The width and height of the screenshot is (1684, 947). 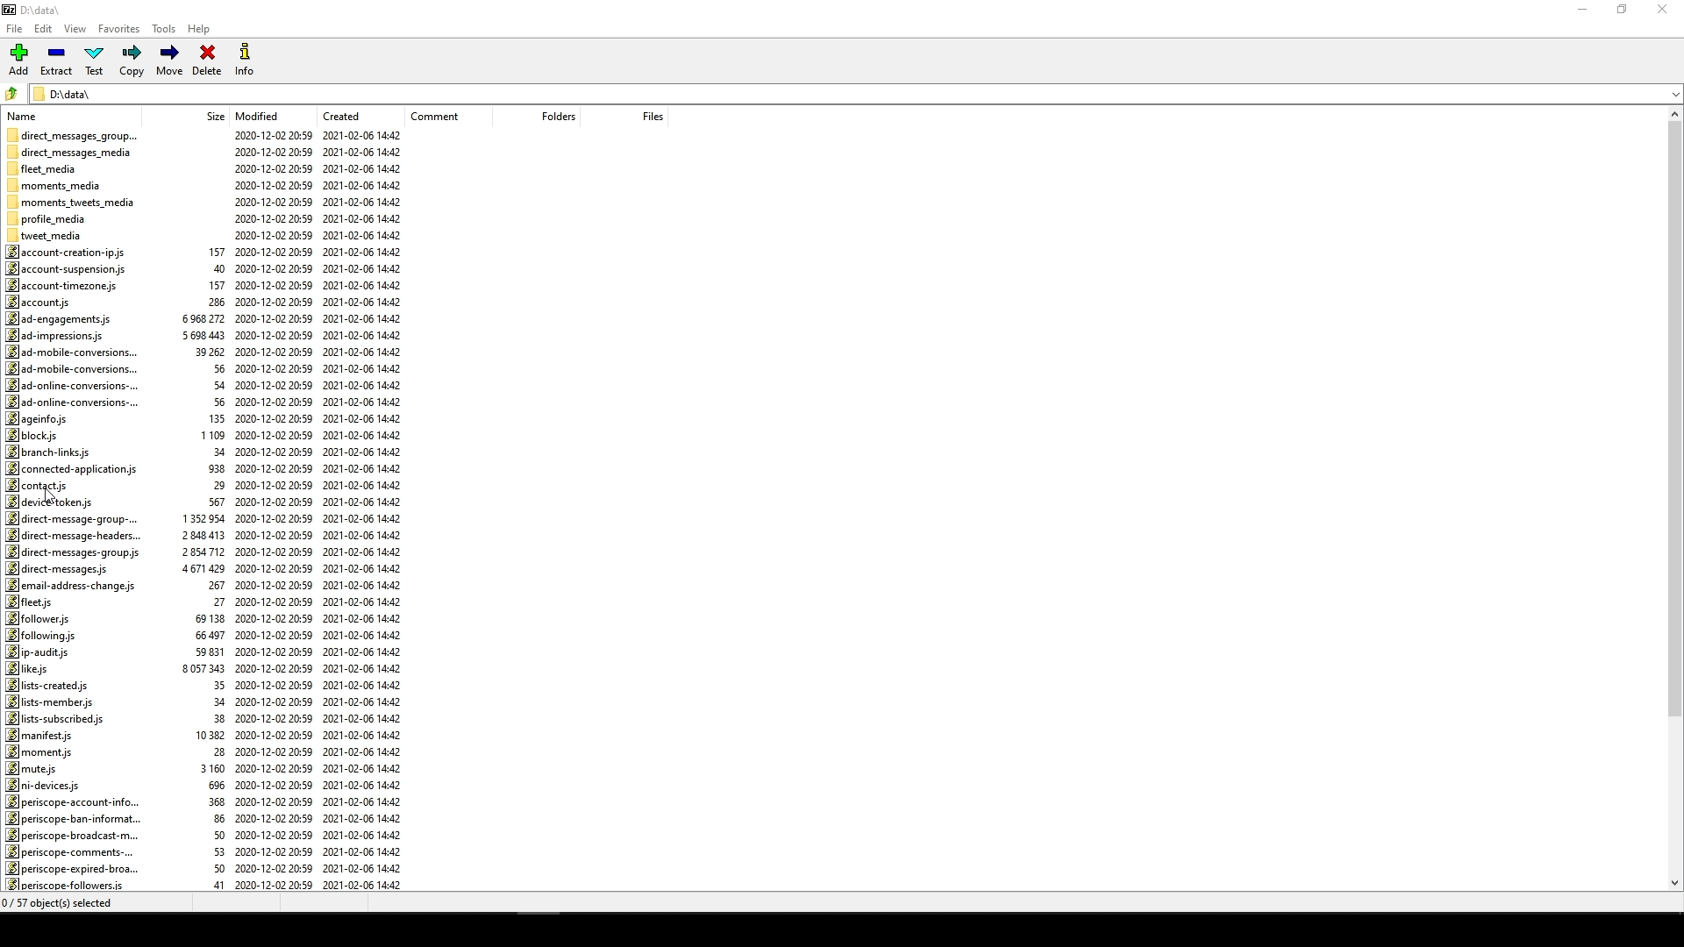 I want to click on ad-mobile-conversions, so click(x=70, y=352).